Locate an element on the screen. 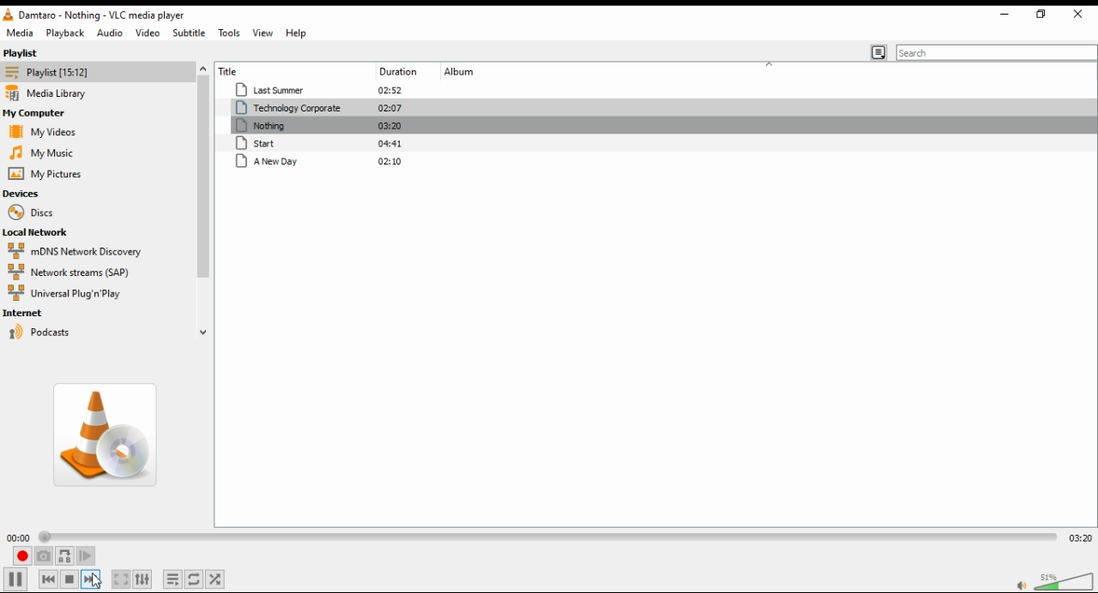 This screenshot has height=593, width=1098. loop between point A and point B continuously is located at coordinates (66, 556).